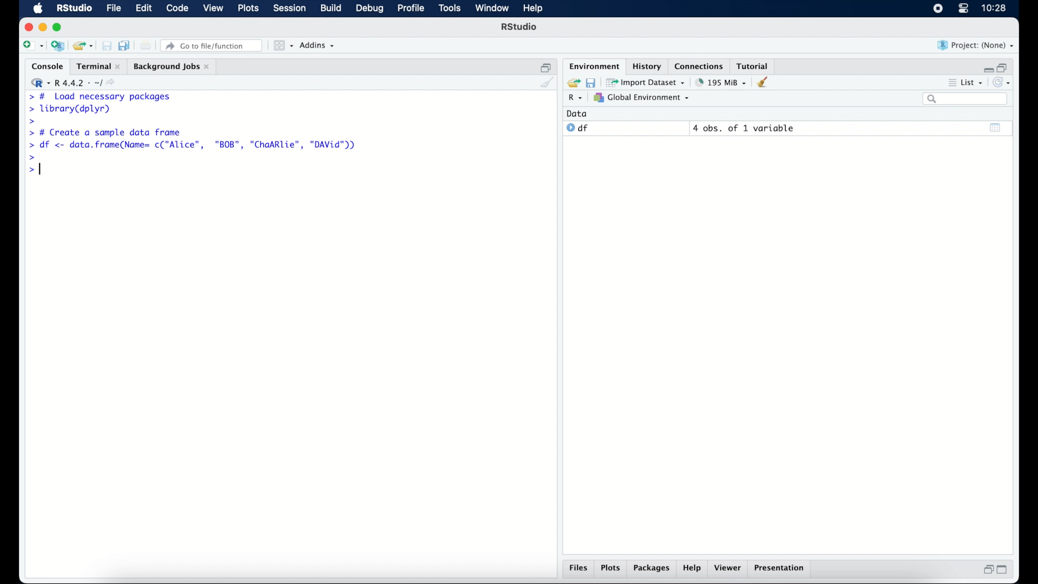  Describe the element at coordinates (74, 9) in the screenshot. I see `R Studio` at that location.